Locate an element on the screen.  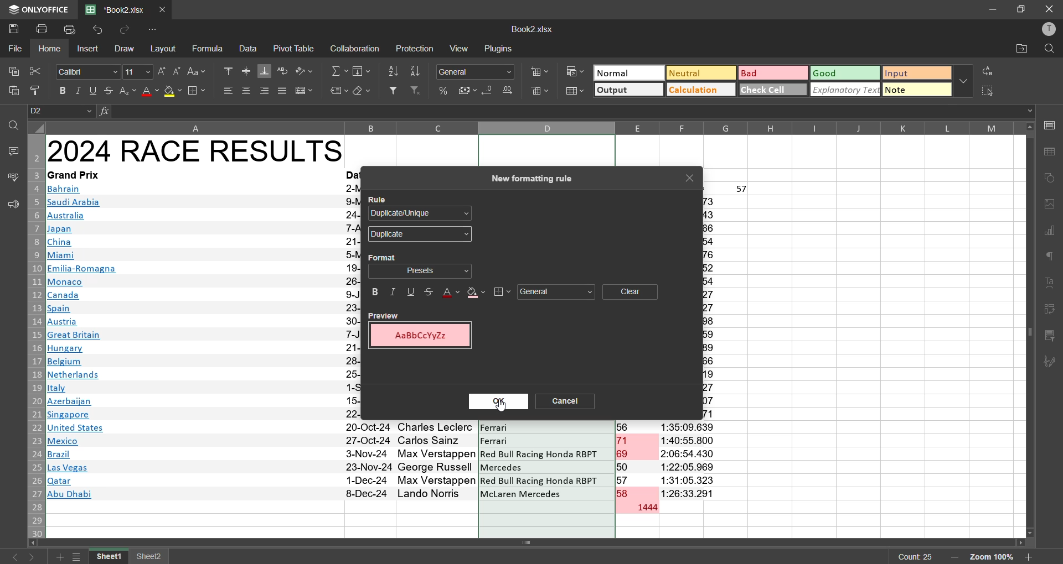
layout is located at coordinates (166, 49).